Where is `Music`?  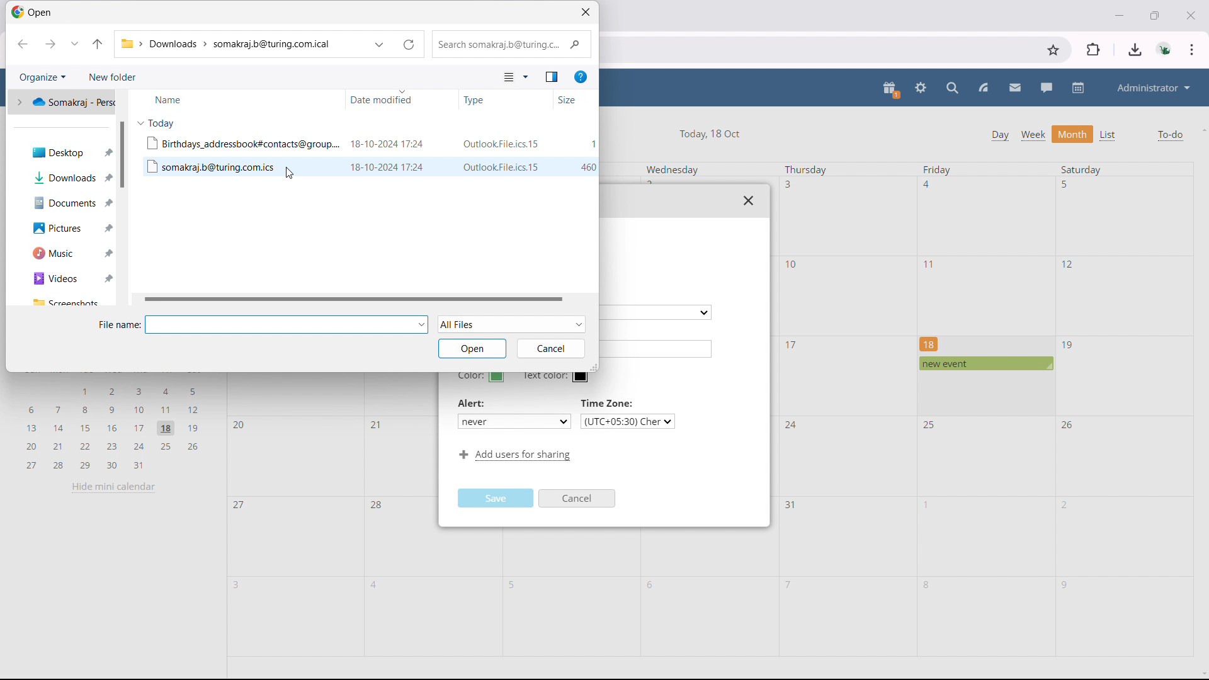 Music is located at coordinates (62, 253).